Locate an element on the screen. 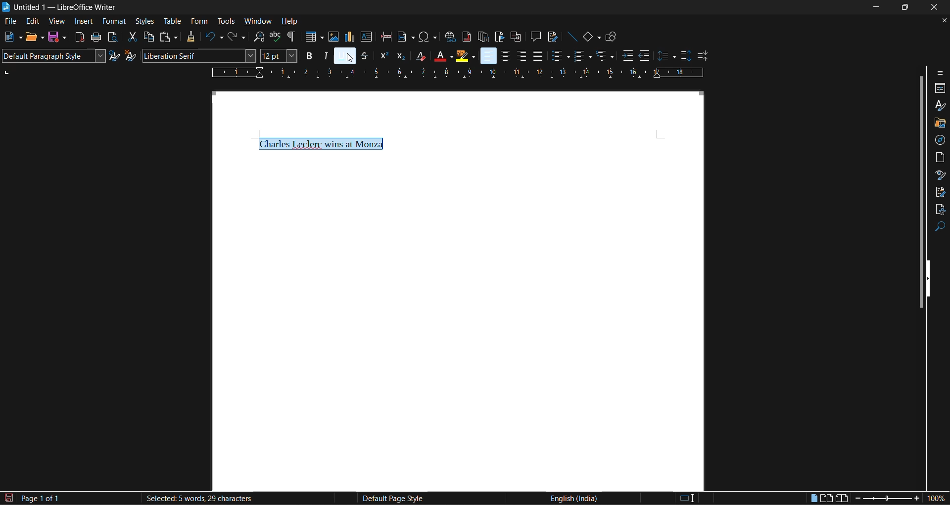  insert footnote is located at coordinates (465, 37).